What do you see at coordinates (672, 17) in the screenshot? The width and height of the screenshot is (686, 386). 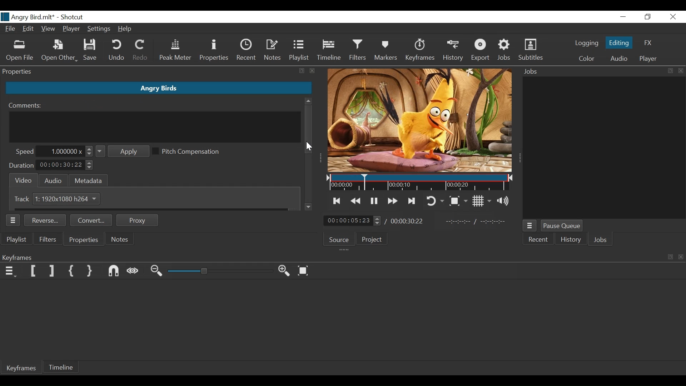 I see `Close` at bounding box center [672, 17].